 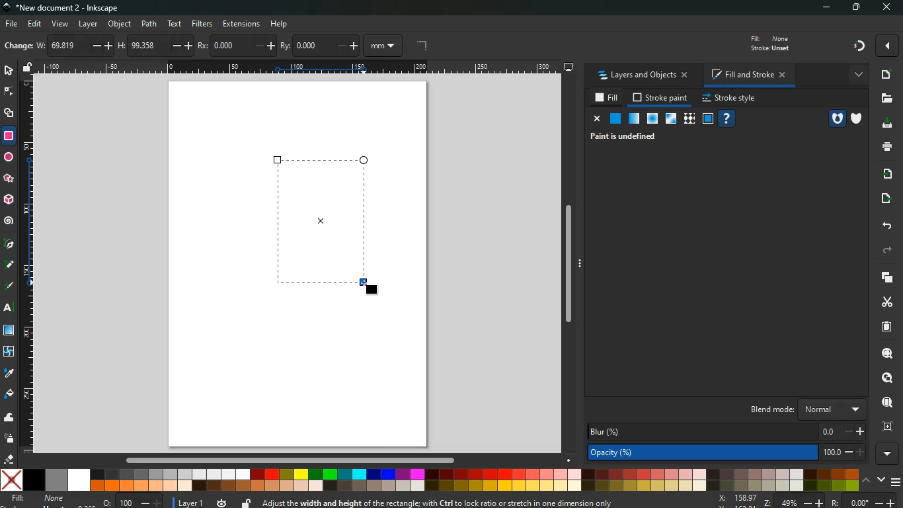 I want to click on find, so click(x=884, y=402).